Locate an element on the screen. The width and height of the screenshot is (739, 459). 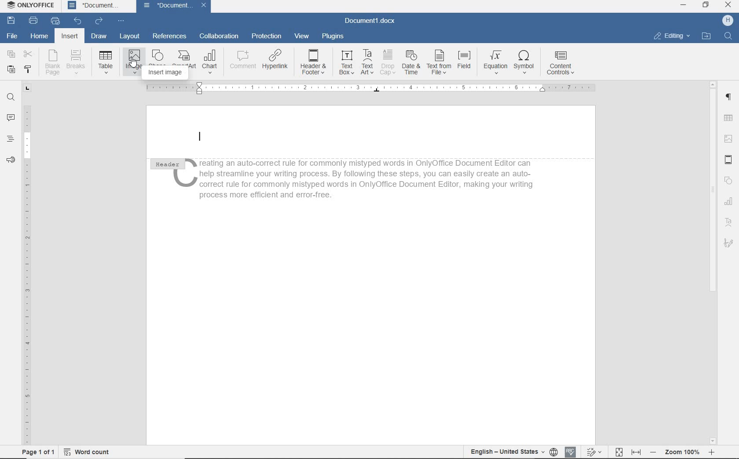
SPELL CHECKING is located at coordinates (571, 451).